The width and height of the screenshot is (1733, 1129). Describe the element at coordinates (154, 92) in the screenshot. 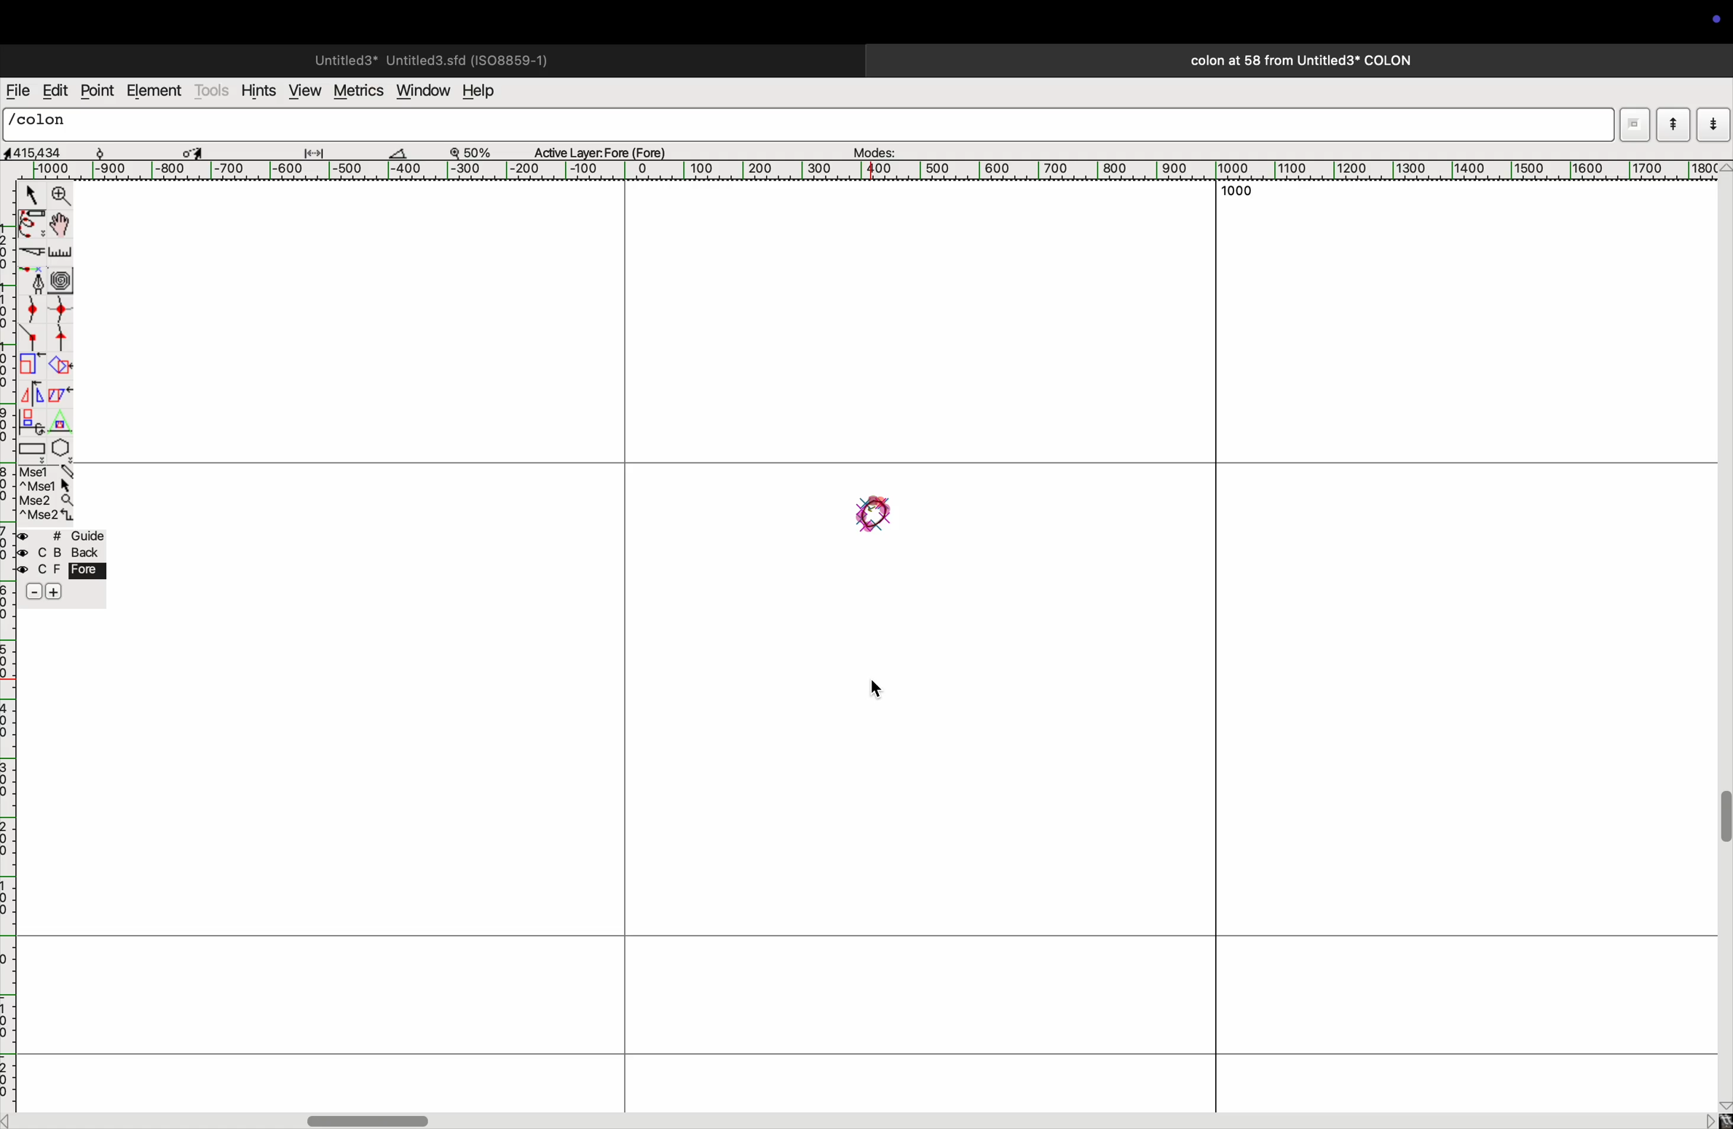

I see `element` at that location.